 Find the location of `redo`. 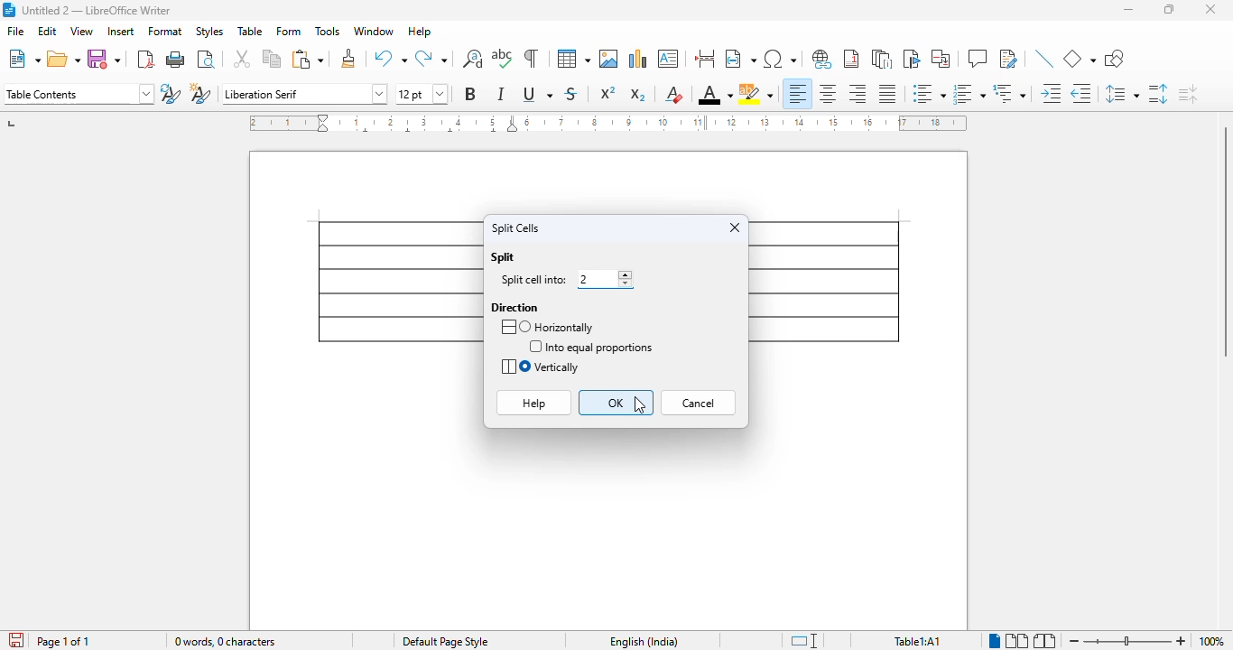

redo is located at coordinates (431, 58).